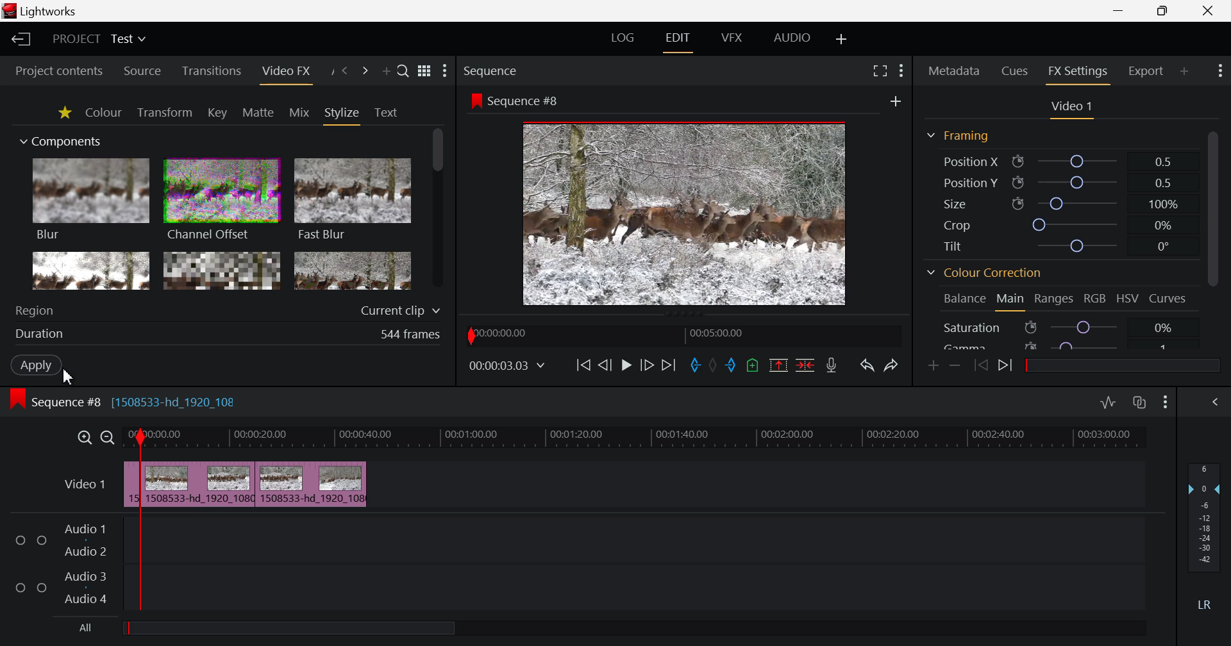 The image size is (1231, 646). Describe the element at coordinates (623, 38) in the screenshot. I see `LOG Layout` at that location.